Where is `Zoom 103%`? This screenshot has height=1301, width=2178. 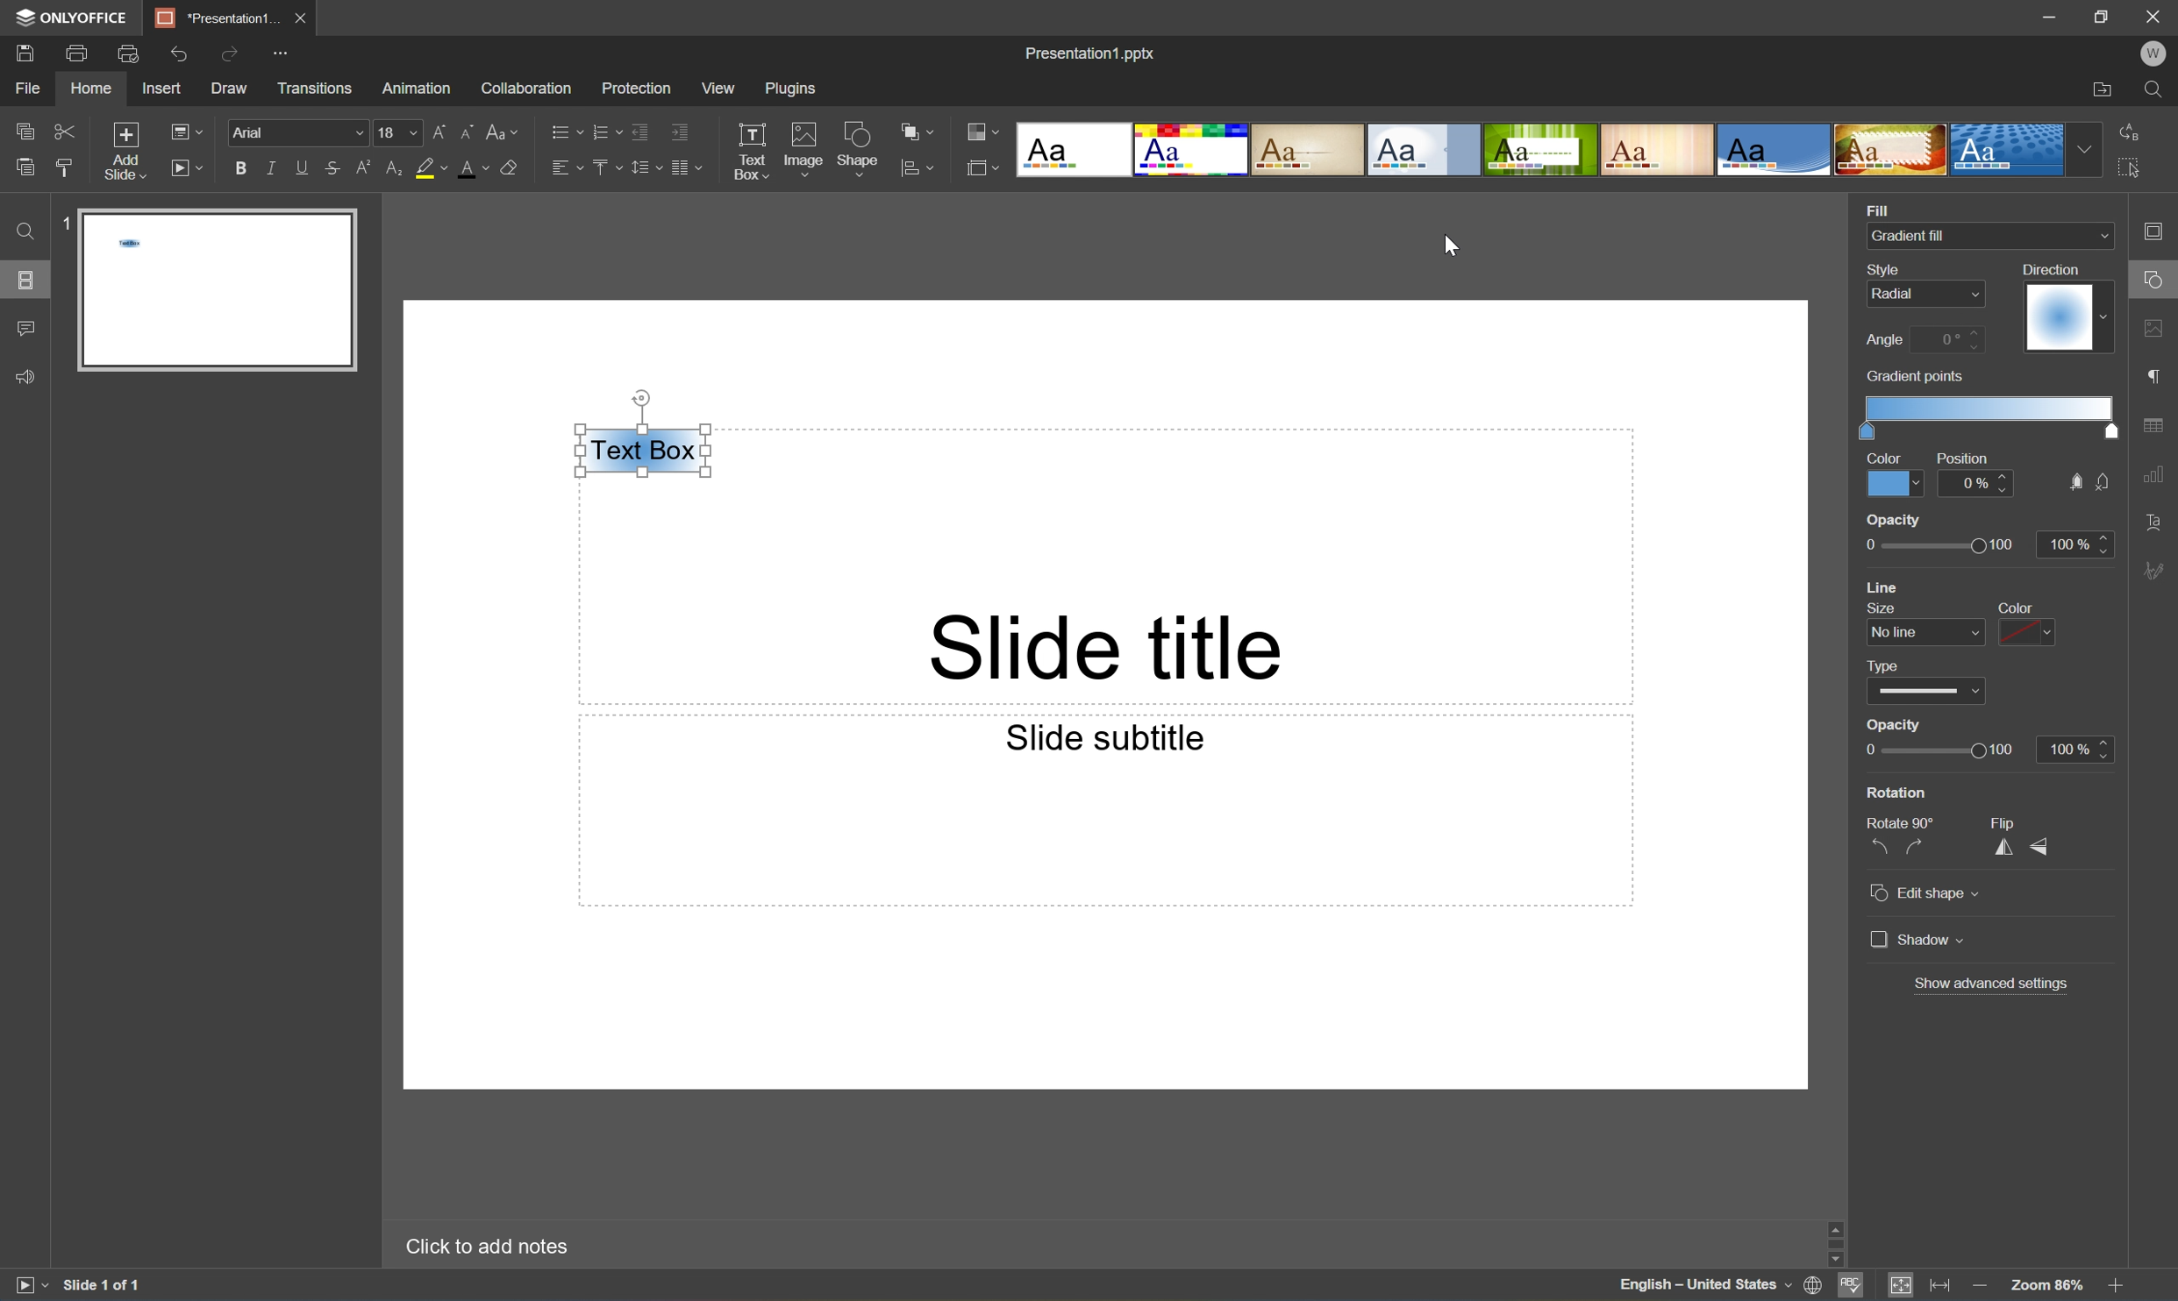
Zoom 103% is located at coordinates (2046, 1286).